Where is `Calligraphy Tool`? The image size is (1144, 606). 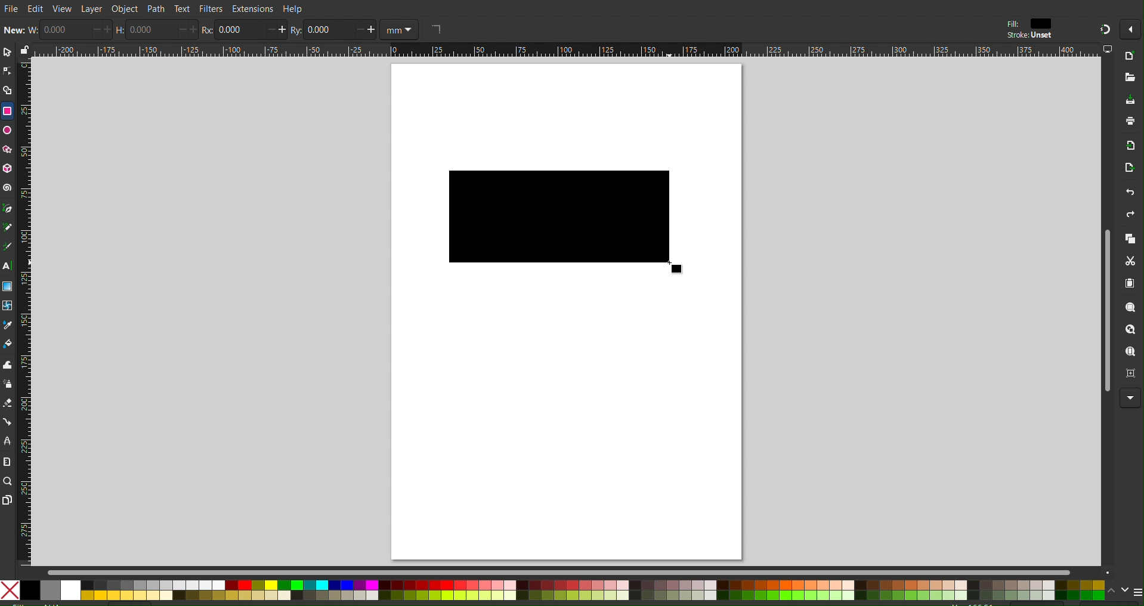 Calligraphy Tool is located at coordinates (7, 246).